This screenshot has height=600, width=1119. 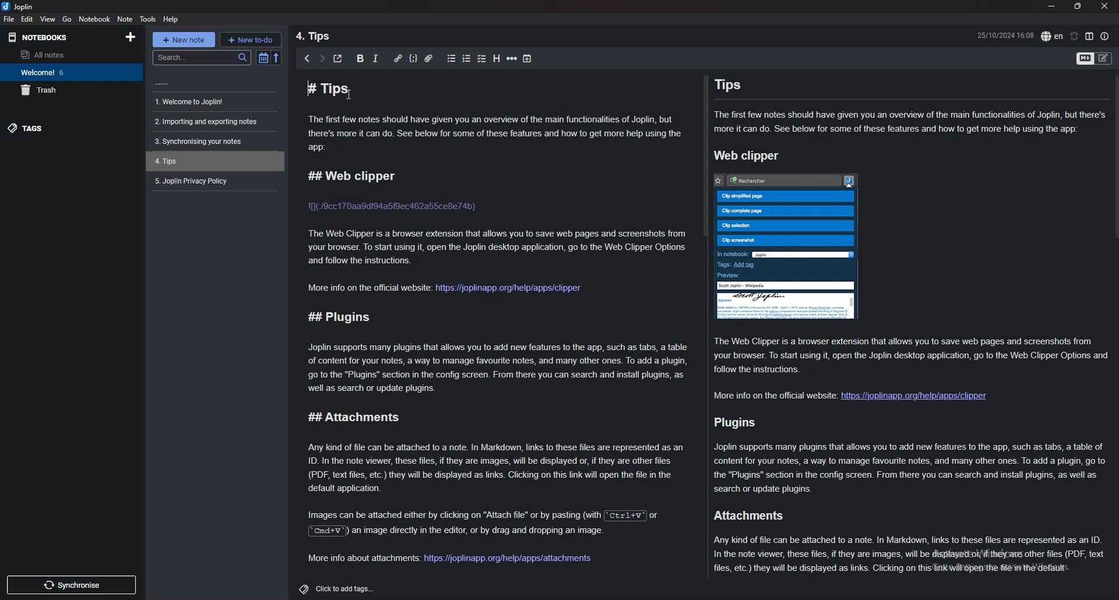 I want to click on numbered list, so click(x=466, y=58).